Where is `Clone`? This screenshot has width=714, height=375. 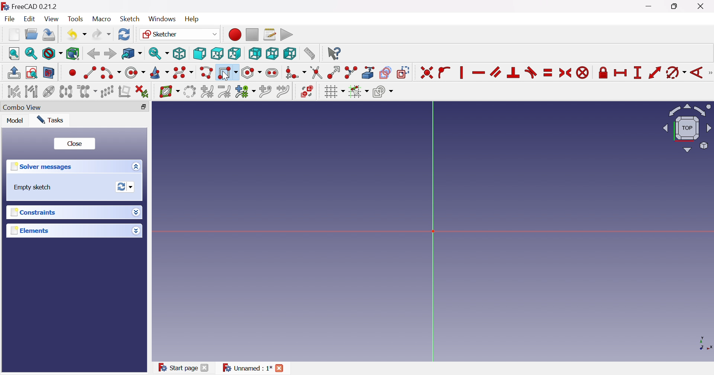
Clone is located at coordinates (87, 91).